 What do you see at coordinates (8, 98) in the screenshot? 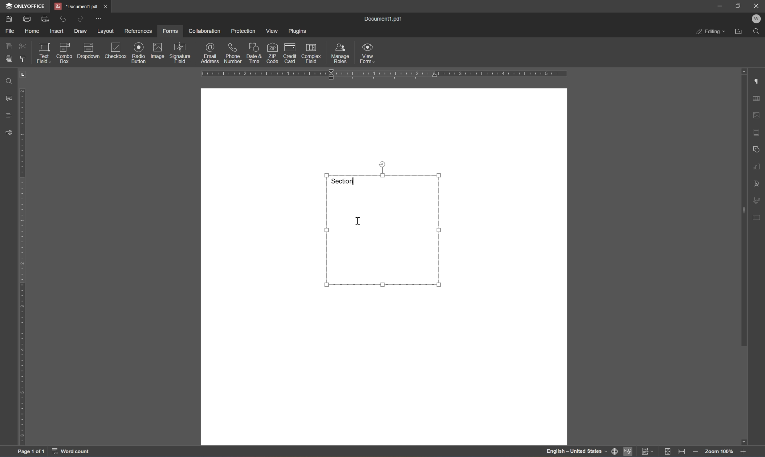
I see `comments` at bounding box center [8, 98].